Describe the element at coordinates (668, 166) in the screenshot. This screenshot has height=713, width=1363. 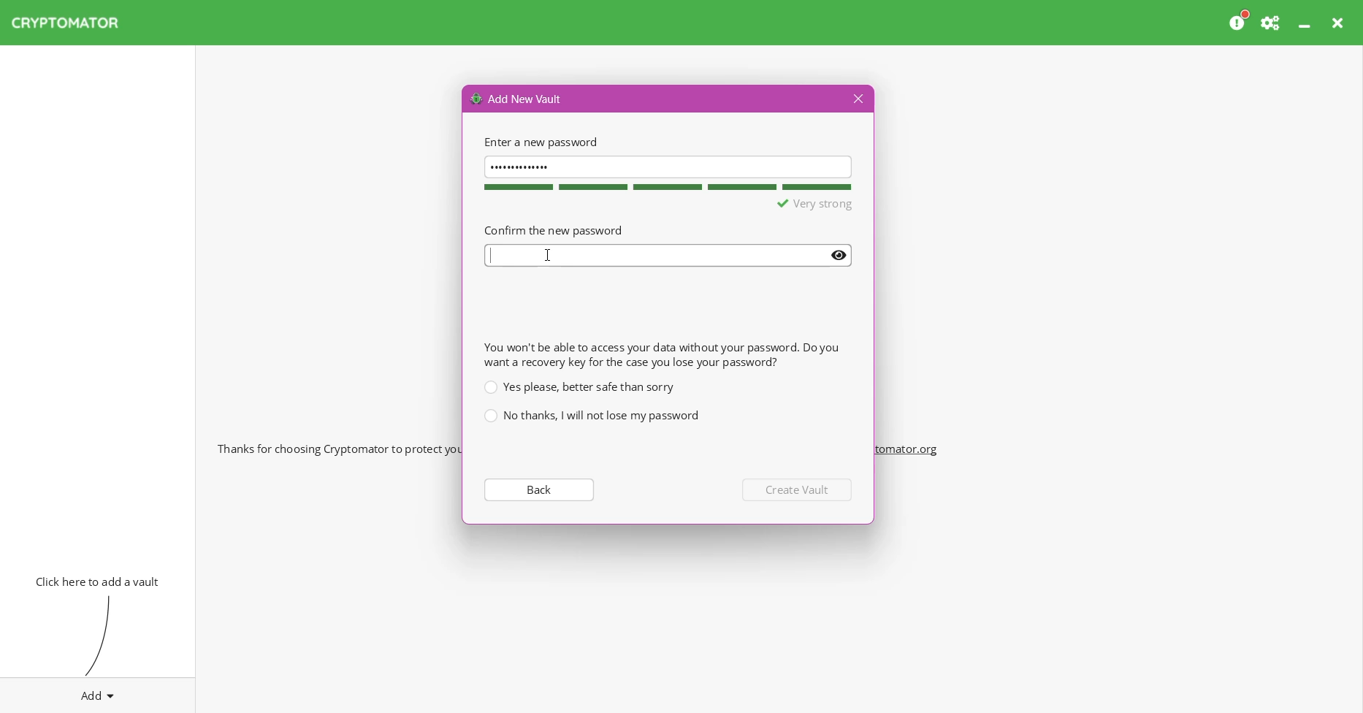
I see `Enter a new password` at that location.